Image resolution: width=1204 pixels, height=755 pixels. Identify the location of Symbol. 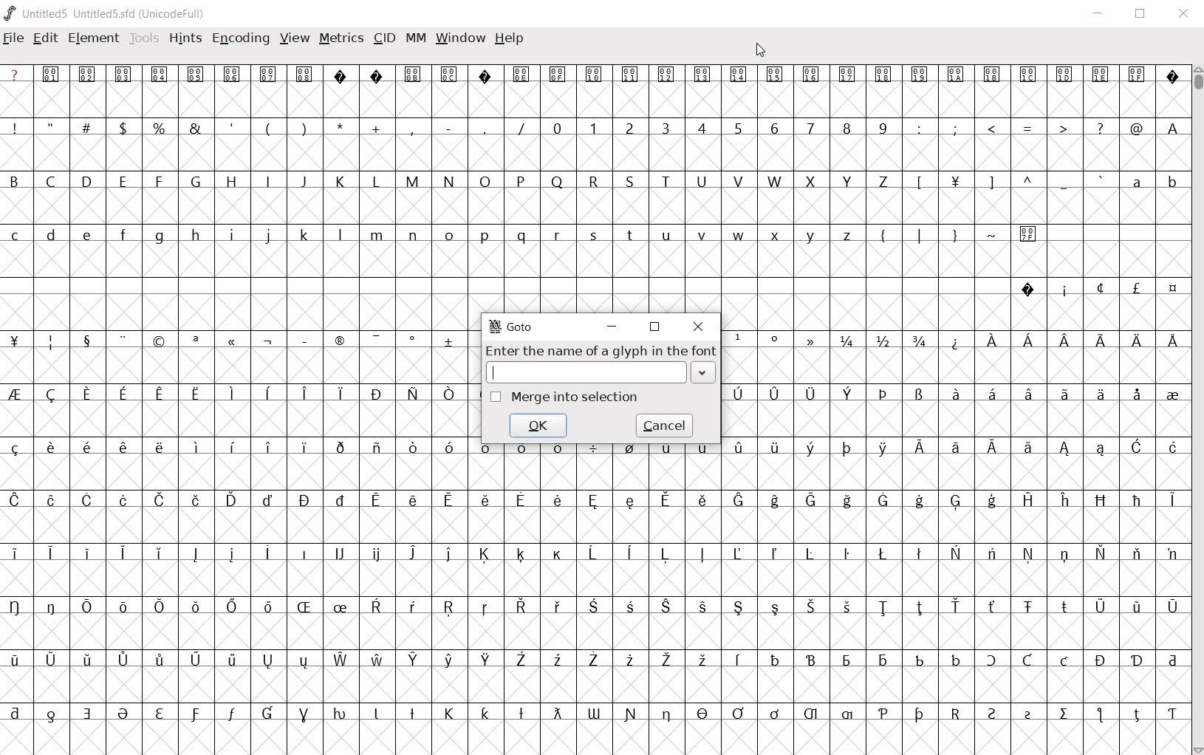
(632, 74).